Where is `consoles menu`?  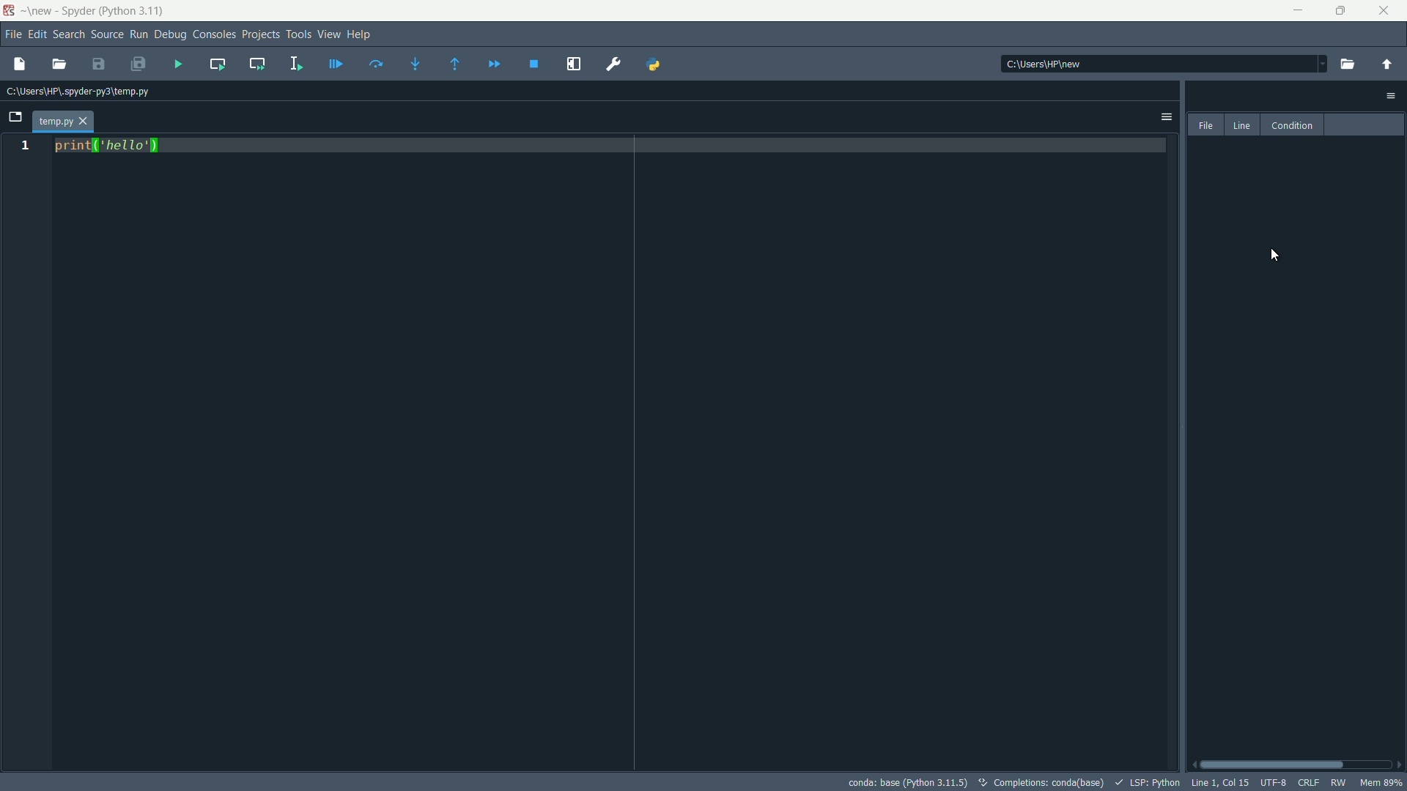 consoles menu is located at coordinates (213, 35).